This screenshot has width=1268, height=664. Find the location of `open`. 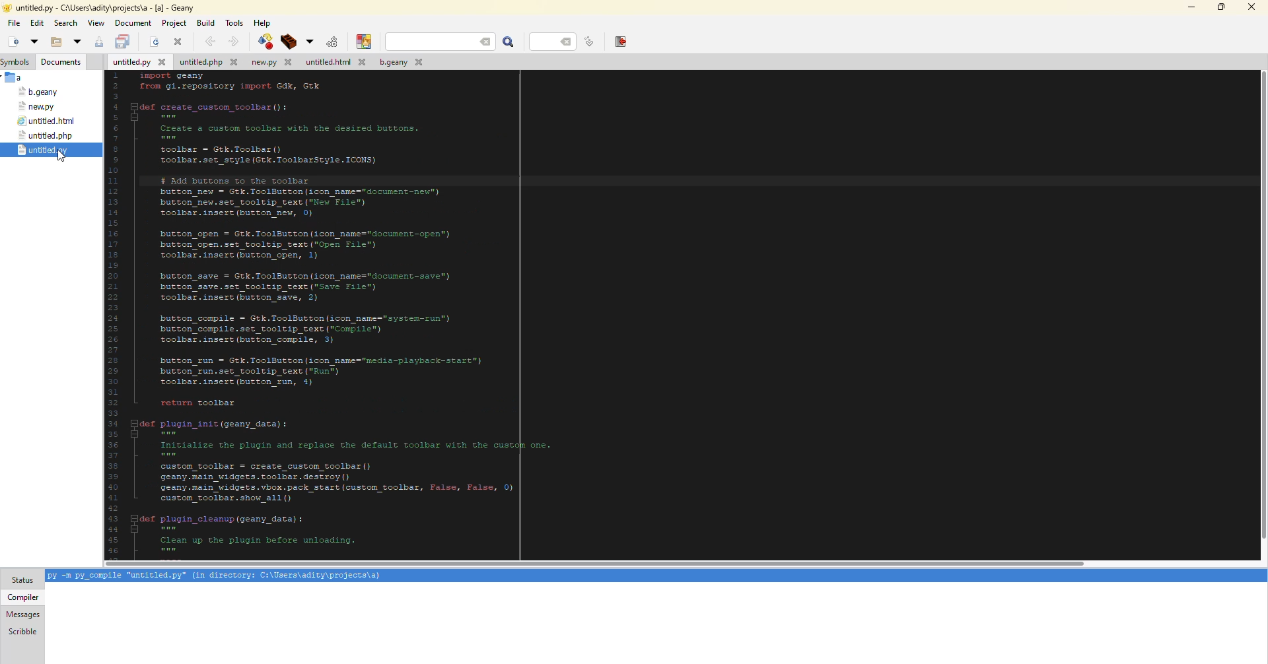

open is located at coordinates (77, 42).